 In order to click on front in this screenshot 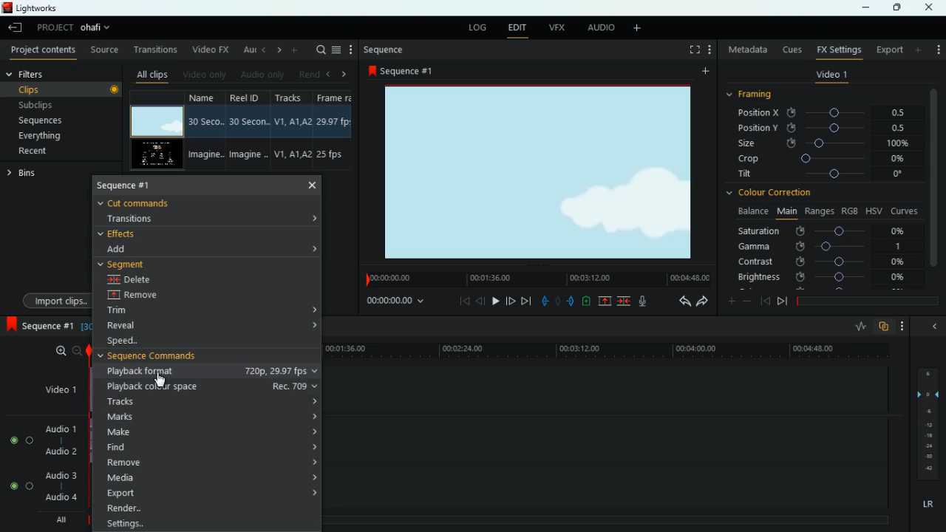, I will do `click(782, 302)`.